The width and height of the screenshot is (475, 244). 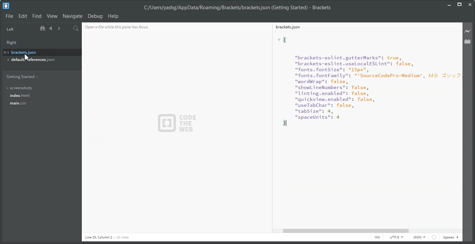 I want to click on Extension Manager, so click(x=468, y=42).